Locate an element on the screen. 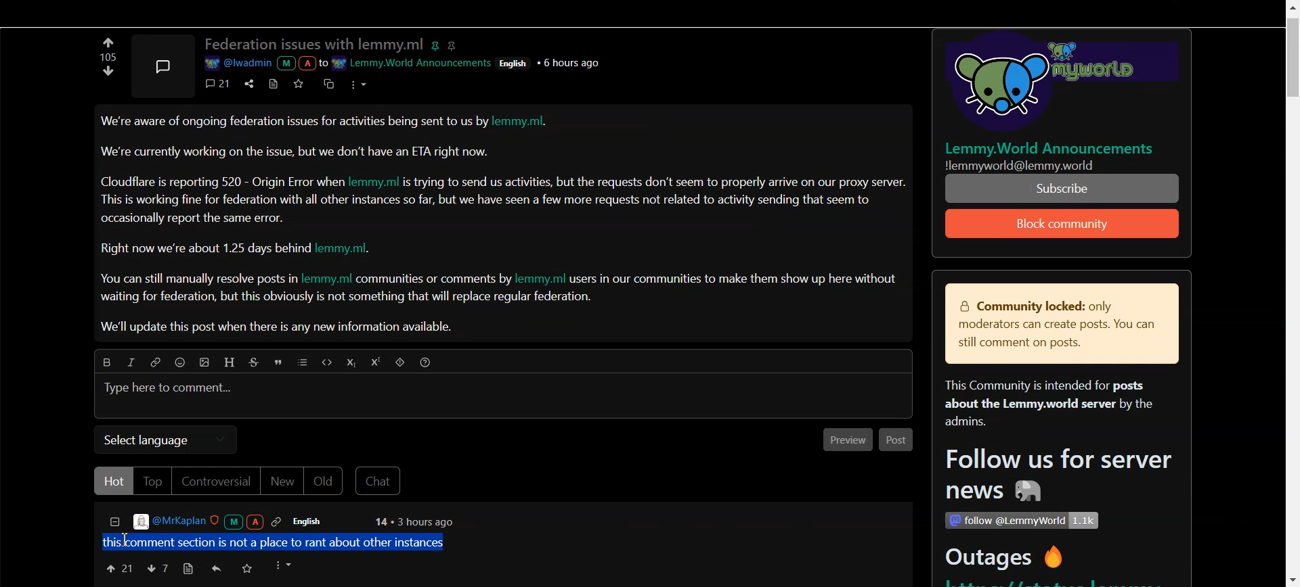 The width and height of the screenshot is (1300, 587). Old is located at coordinates (326, 482).